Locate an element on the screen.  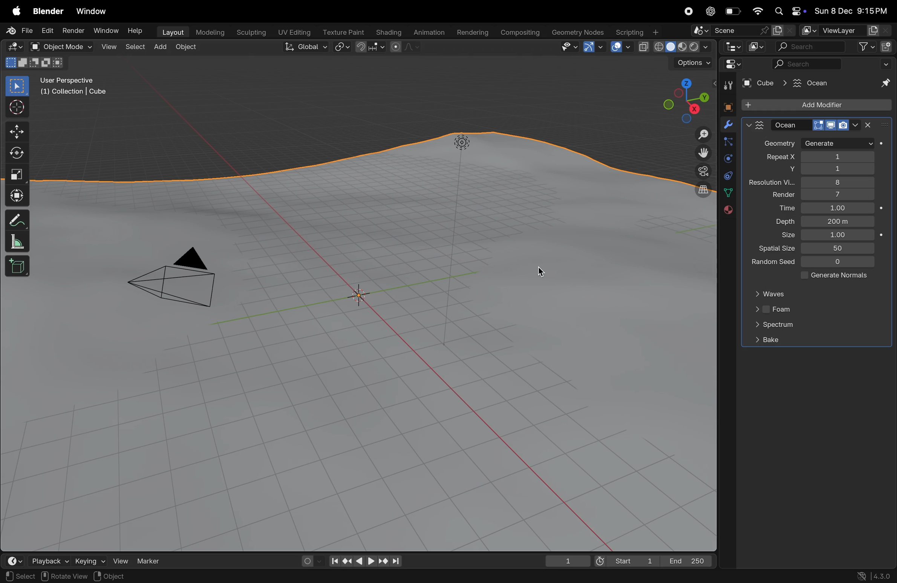
playback is located at coordinates (49, 560).